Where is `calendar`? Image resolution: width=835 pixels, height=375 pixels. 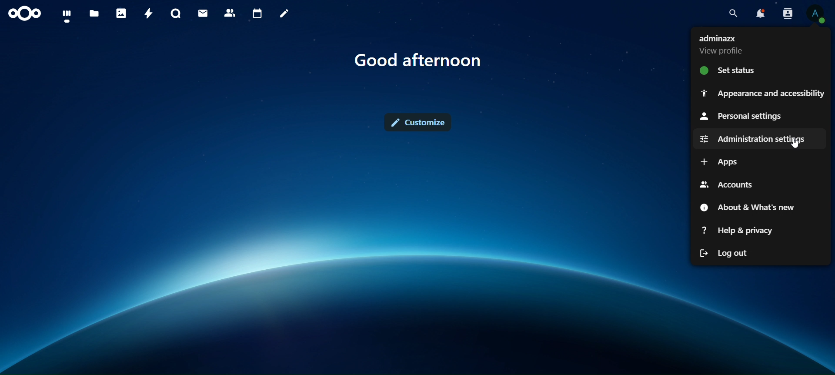 calendar is located at coordinates (257, 13).